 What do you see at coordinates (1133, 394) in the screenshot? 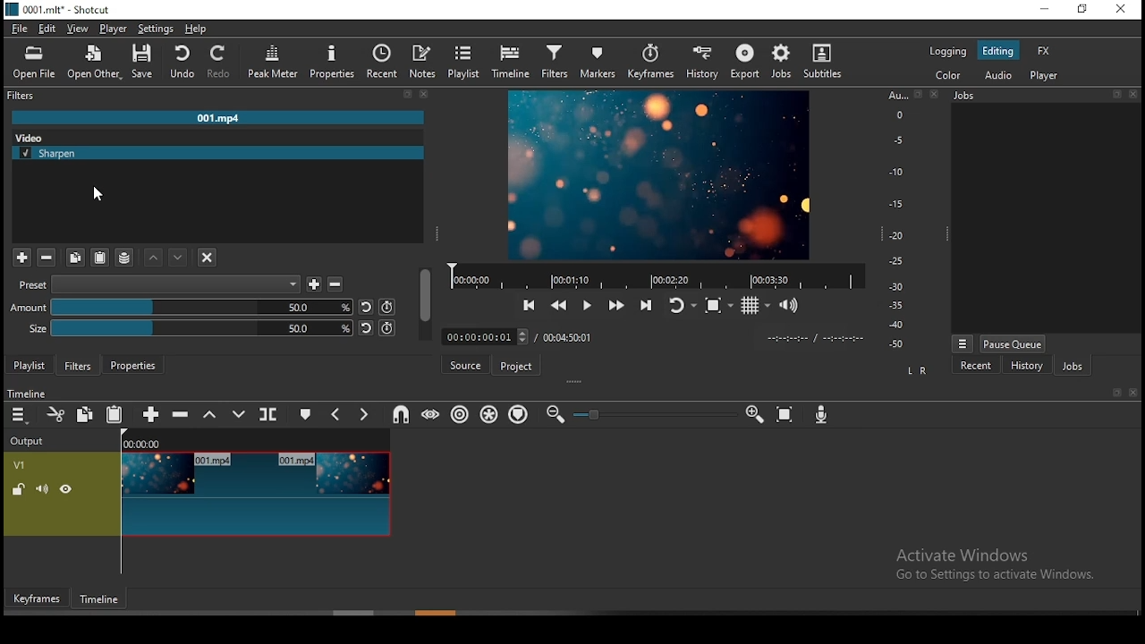
I see `close` at bounding box center [1133, 394].